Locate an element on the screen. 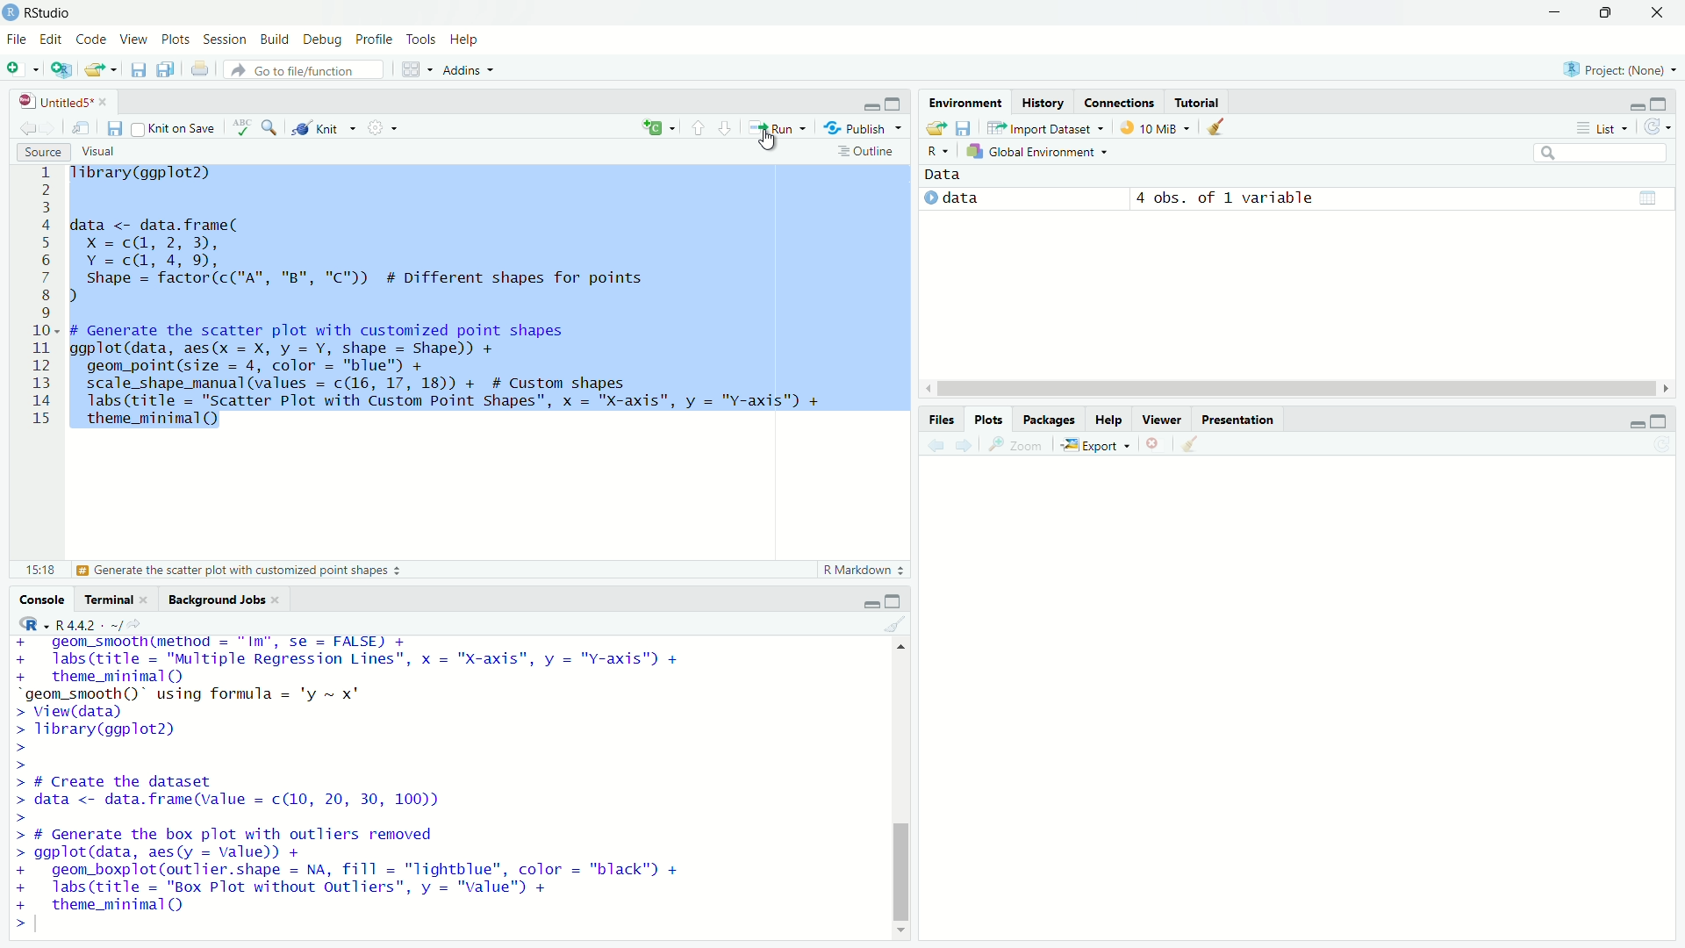  Debug is located at coordinates (322, 39).